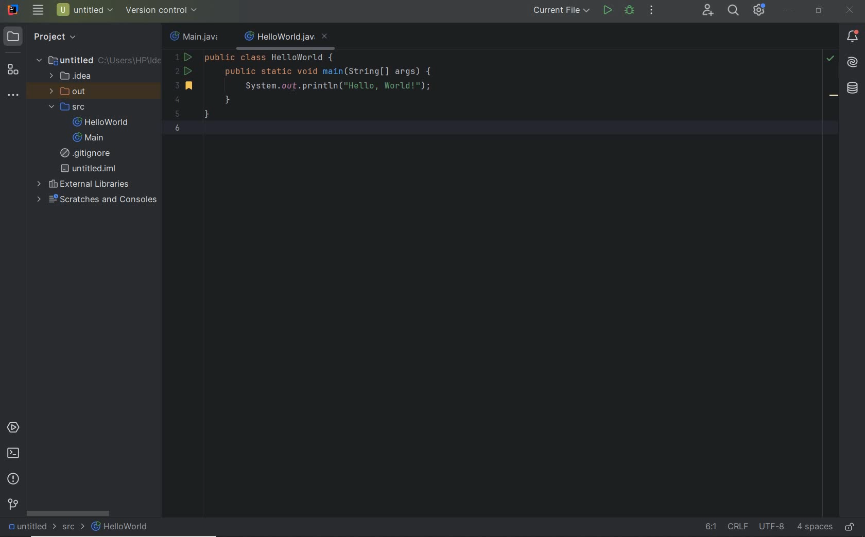  I want to click on untitled.iml, so click(88, 168).